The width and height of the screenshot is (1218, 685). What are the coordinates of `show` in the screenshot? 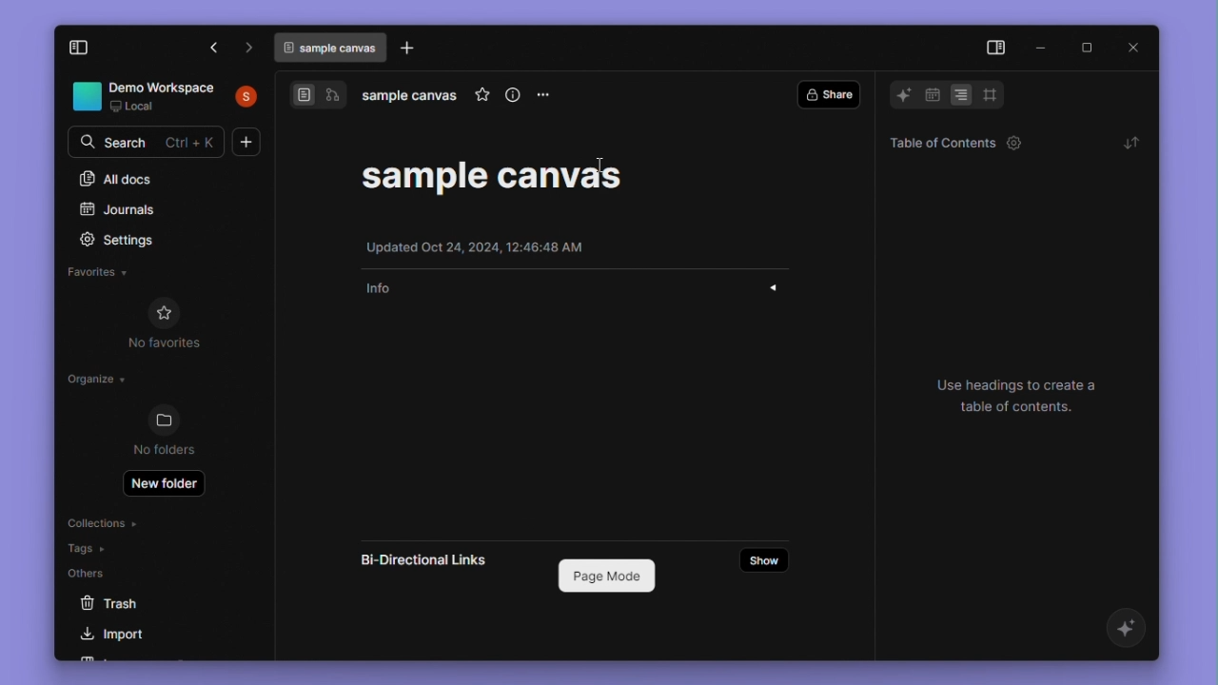 It's located at (764, 559).